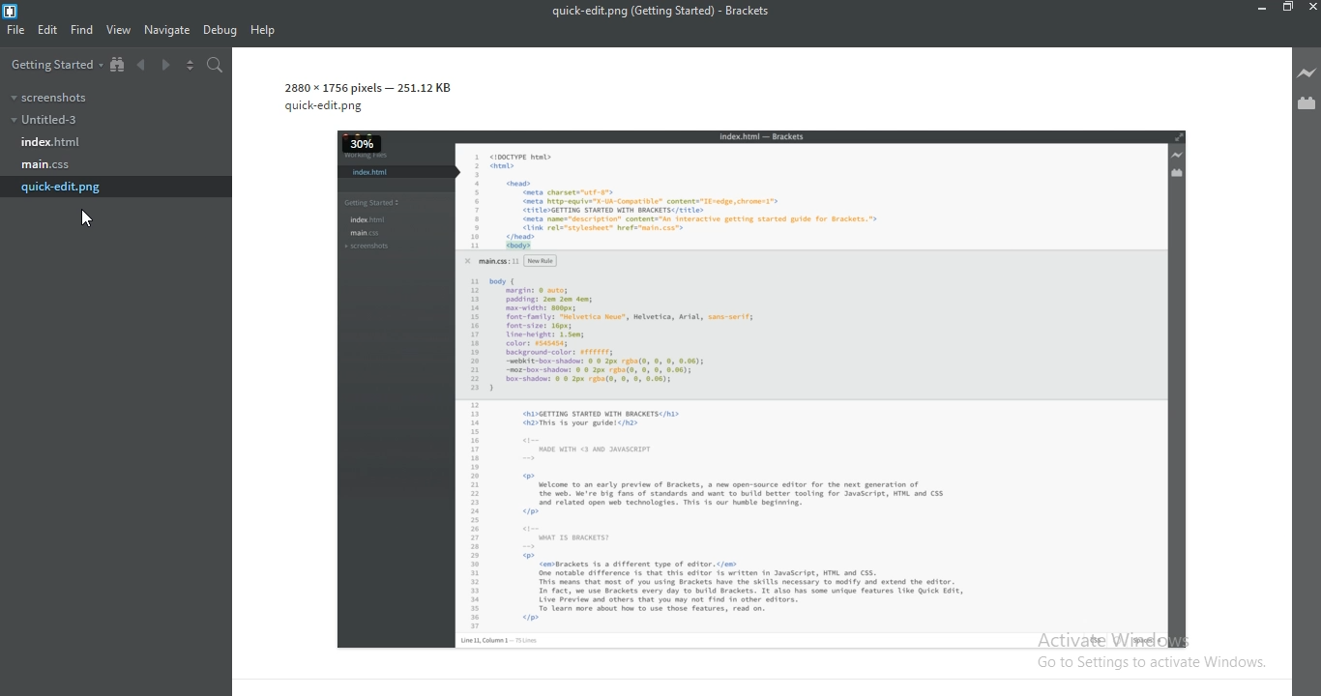 Image resolution: width=1321 pixels, height=696 pixels. What do you see at coordinates (1306, 72) in the screenshot?
I see `livepreview` at bounding box center [1306, 72].